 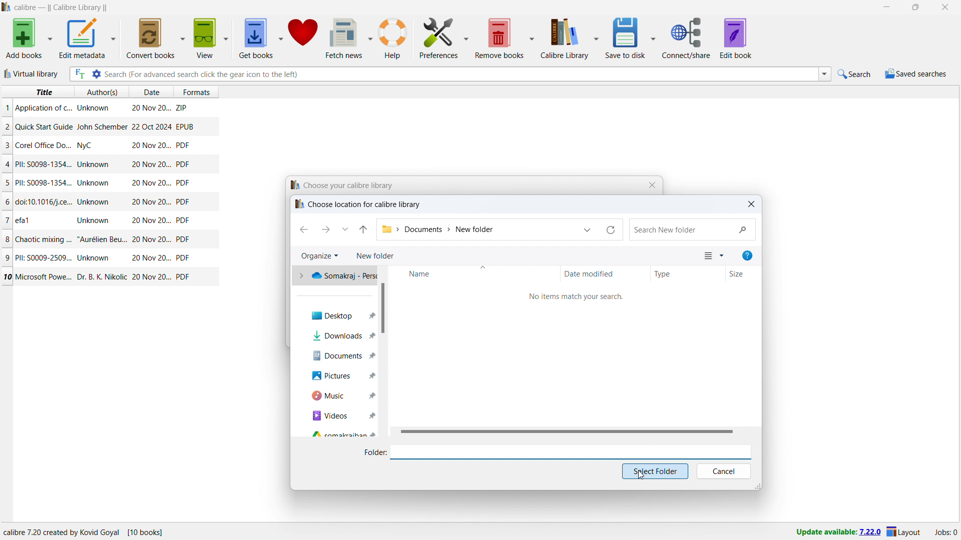 What do you see at coordinates (25, 38) in the screenshot?
I see `add books` at bounding box center [25, 38].